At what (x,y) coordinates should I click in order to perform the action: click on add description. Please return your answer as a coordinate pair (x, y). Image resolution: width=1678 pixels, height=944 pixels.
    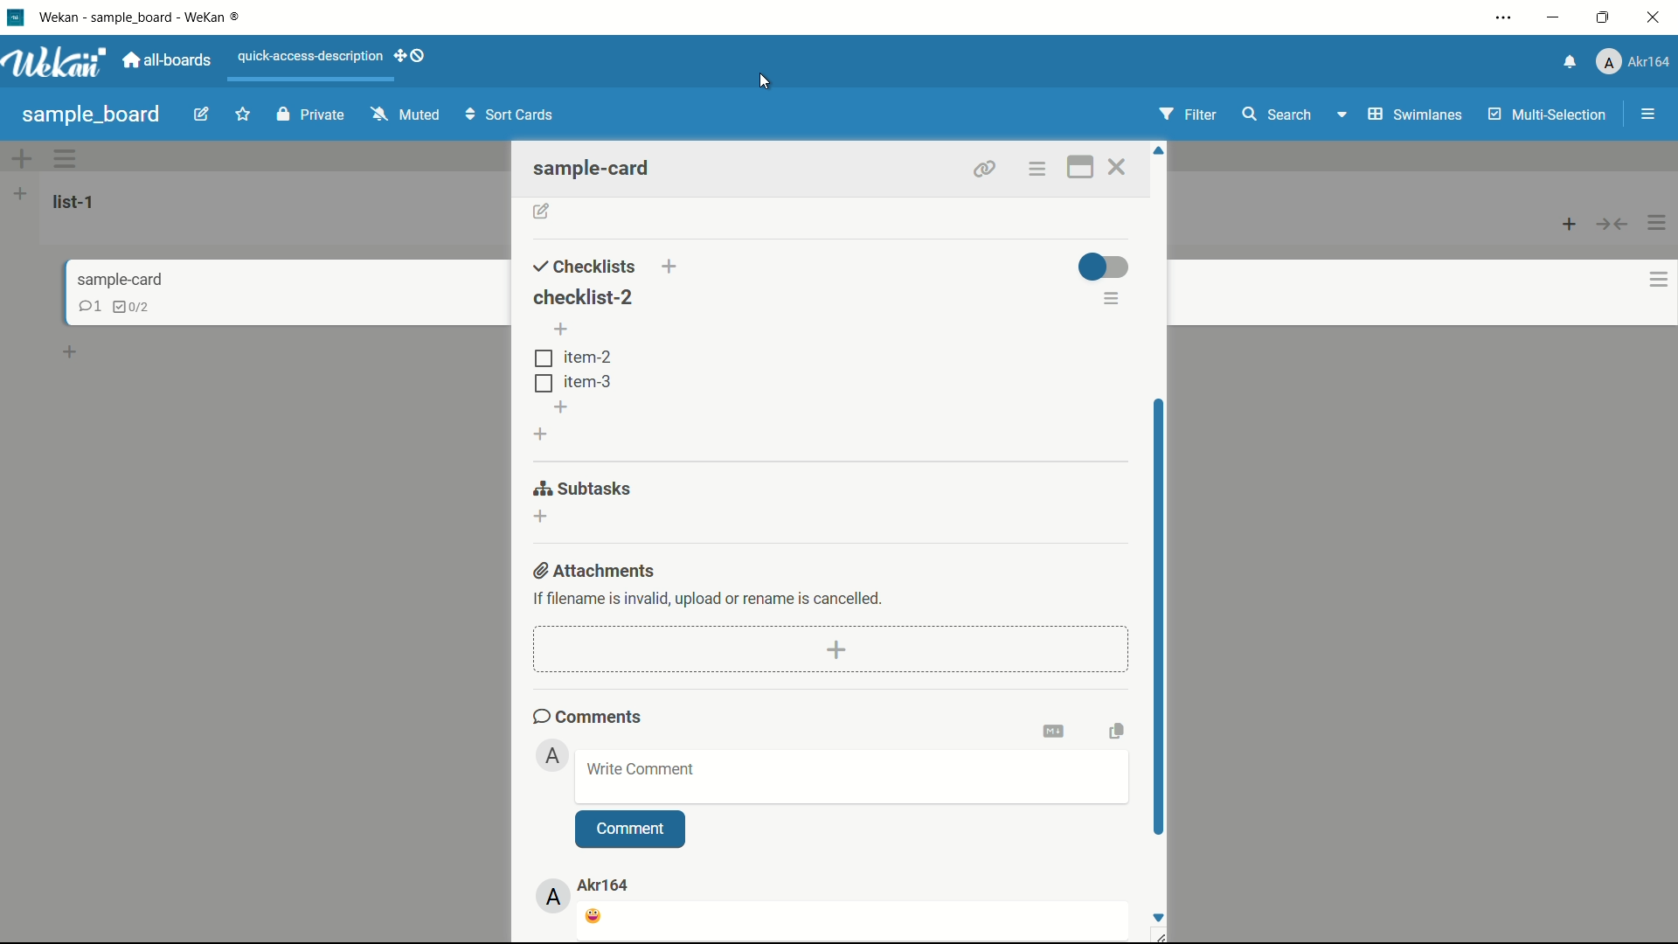
    Looking at the image, I should click on (542, 212).